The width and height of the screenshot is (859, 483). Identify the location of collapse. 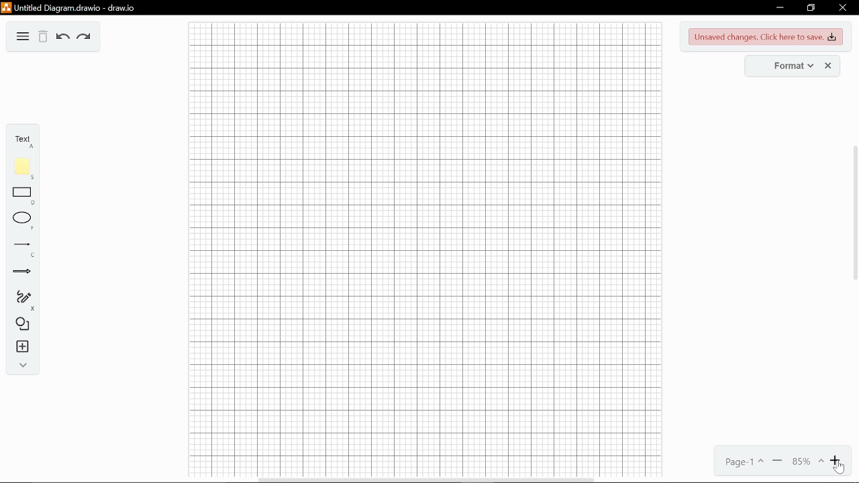
(18, 366).